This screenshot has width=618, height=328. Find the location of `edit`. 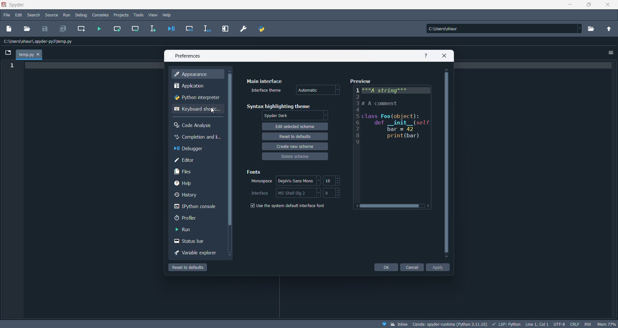

edit is located at coordinates (19, 15).